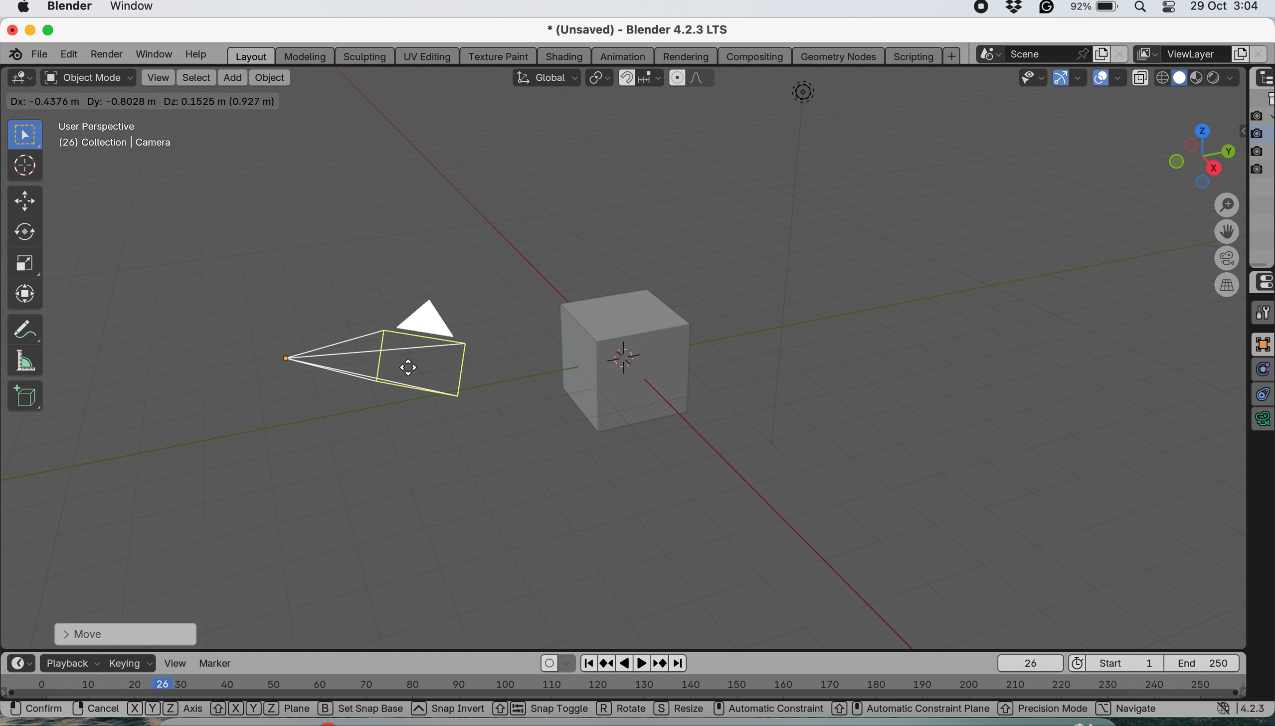  Describe the element at coordinates (624, 56) in the screenshot. I see `animation` at that location.